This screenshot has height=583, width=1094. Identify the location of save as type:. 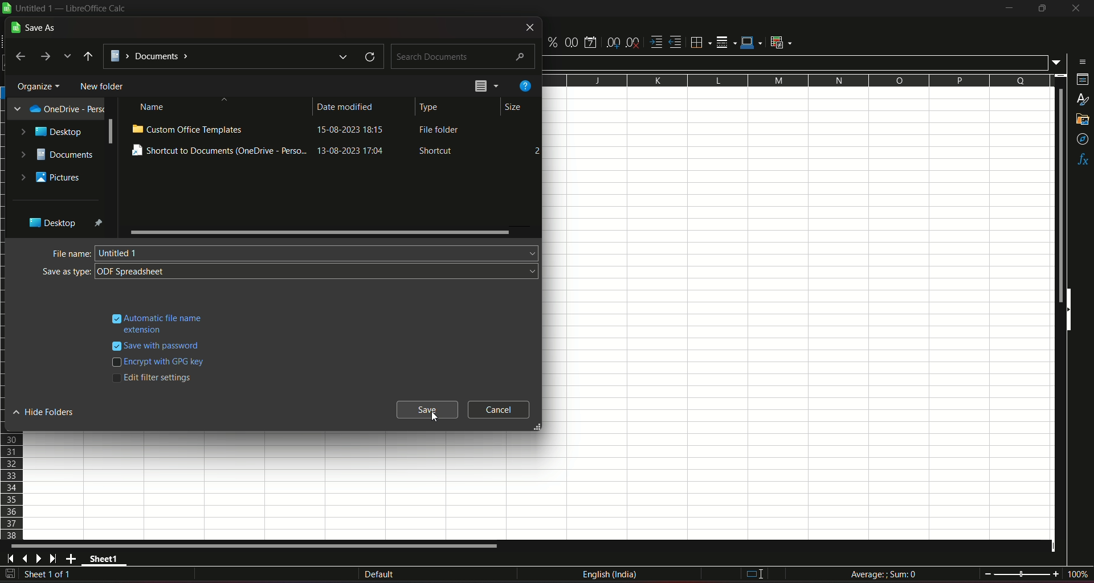
(66, 272).